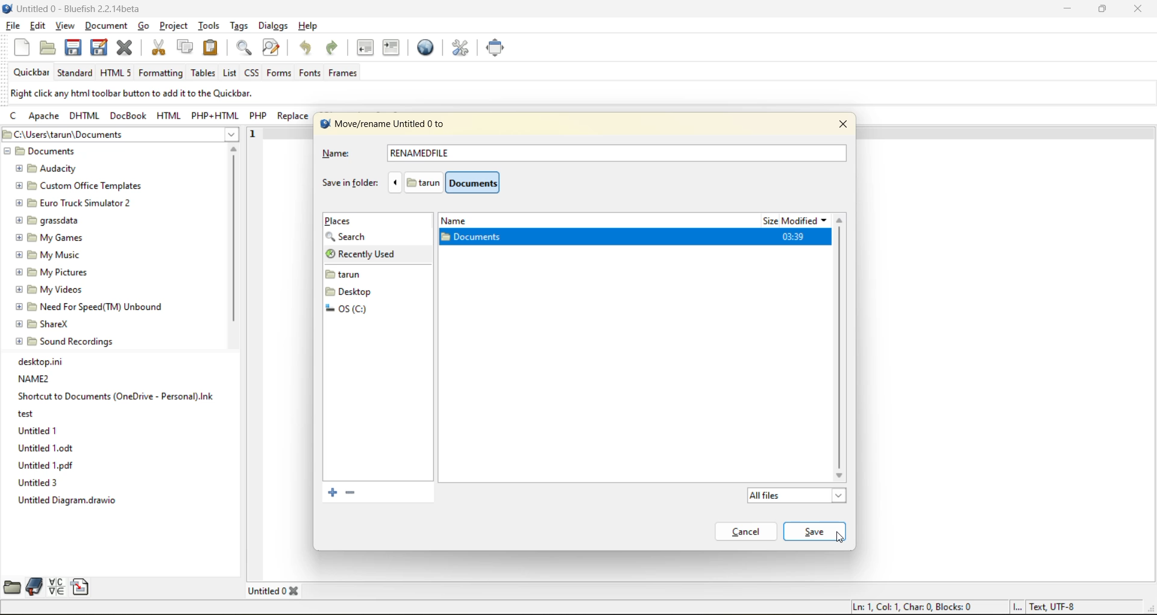  What do you see at coordinates (842, 342) in the screenshot?
I see `graph` at bounding box center [842, 342].